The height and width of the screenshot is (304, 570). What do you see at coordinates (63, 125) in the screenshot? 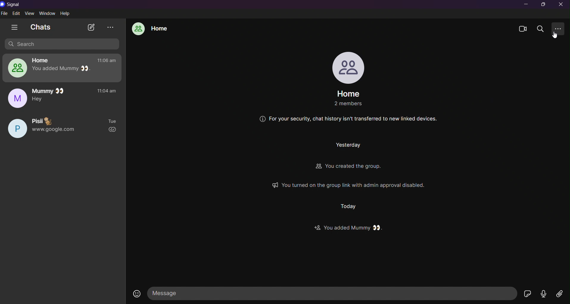
I see `pisi chat` at bounding box center [63, 125].